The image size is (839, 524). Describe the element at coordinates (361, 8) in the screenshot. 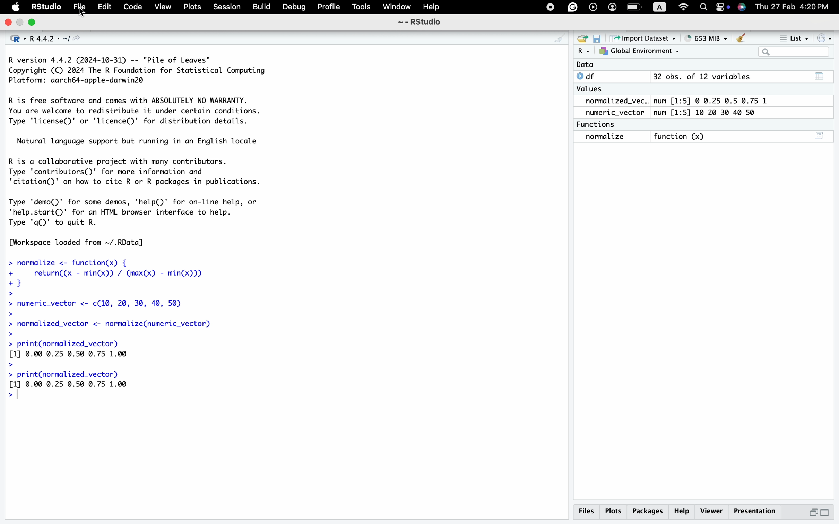

I see `Tools` at that location.